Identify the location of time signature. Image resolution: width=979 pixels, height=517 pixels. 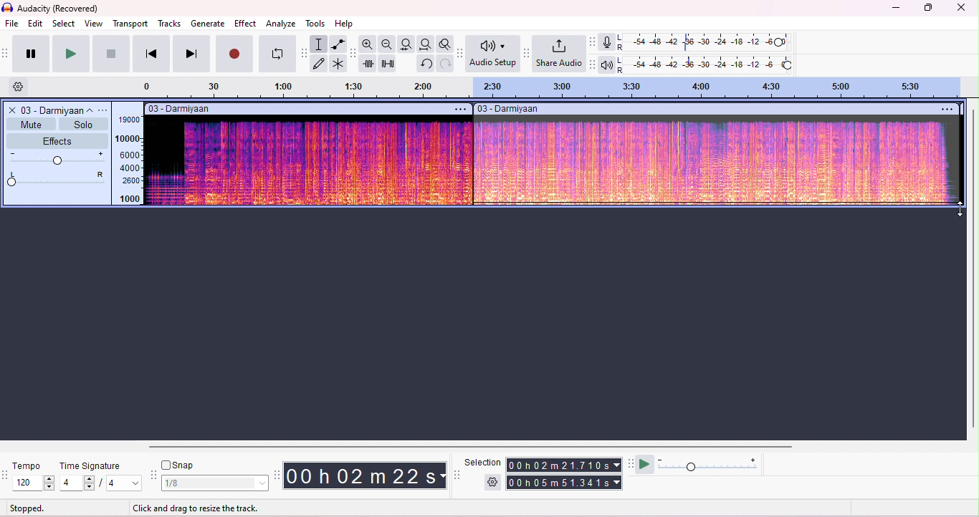
(92, 466).